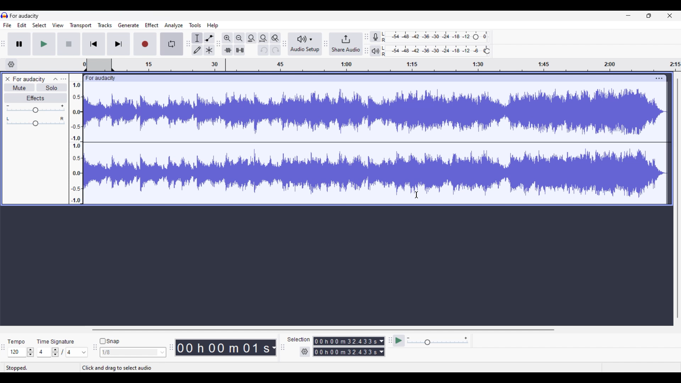 This screenshot has height=383, width=681. What do you see at coordinates (51, 88) in the screenshot?
I see `Solo` at bounding box center [51, 88].